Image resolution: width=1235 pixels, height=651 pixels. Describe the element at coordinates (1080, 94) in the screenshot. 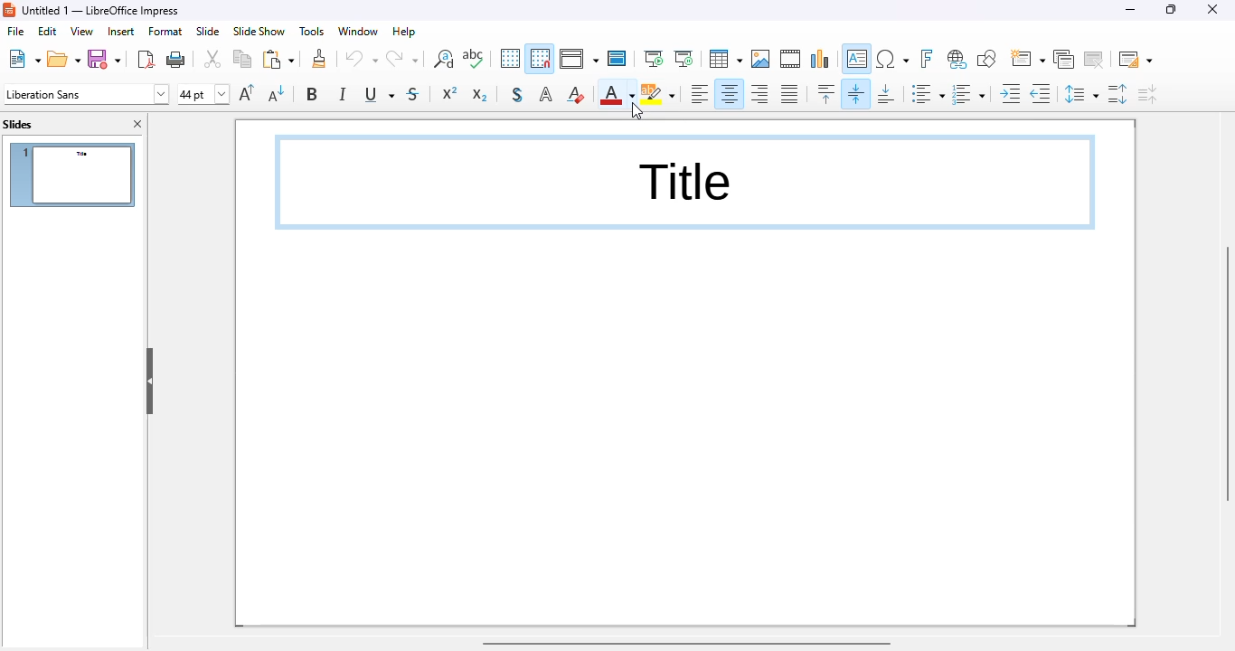

I see `set line spacing` at that location.